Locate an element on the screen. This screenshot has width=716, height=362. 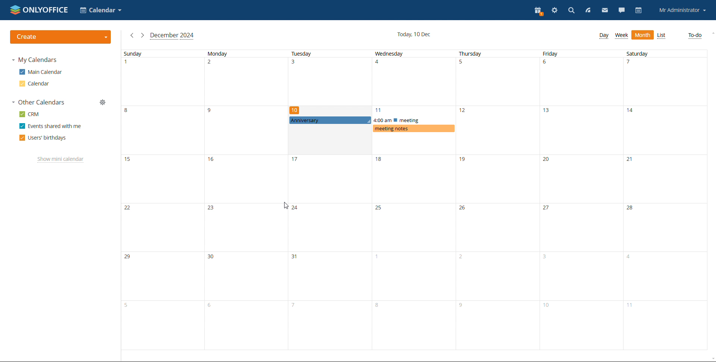
events shared with me is located at coordinates (51, 126).